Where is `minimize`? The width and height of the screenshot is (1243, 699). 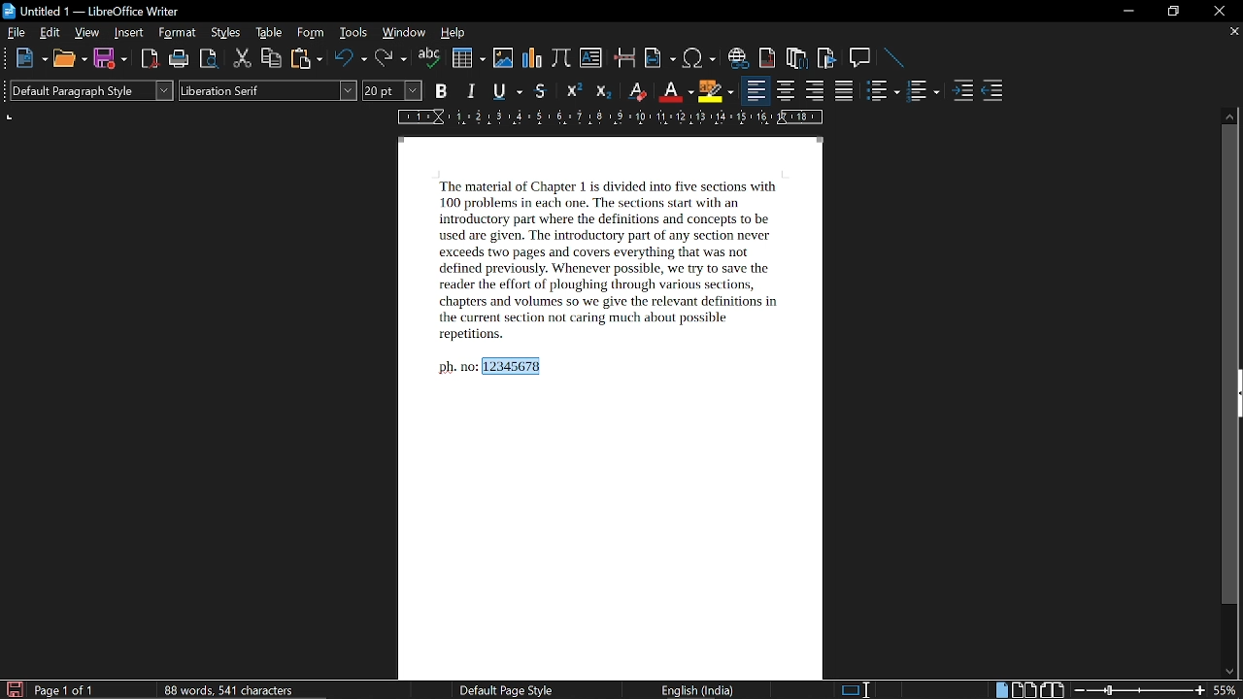
minimize is located at coordinates (1128, 12).